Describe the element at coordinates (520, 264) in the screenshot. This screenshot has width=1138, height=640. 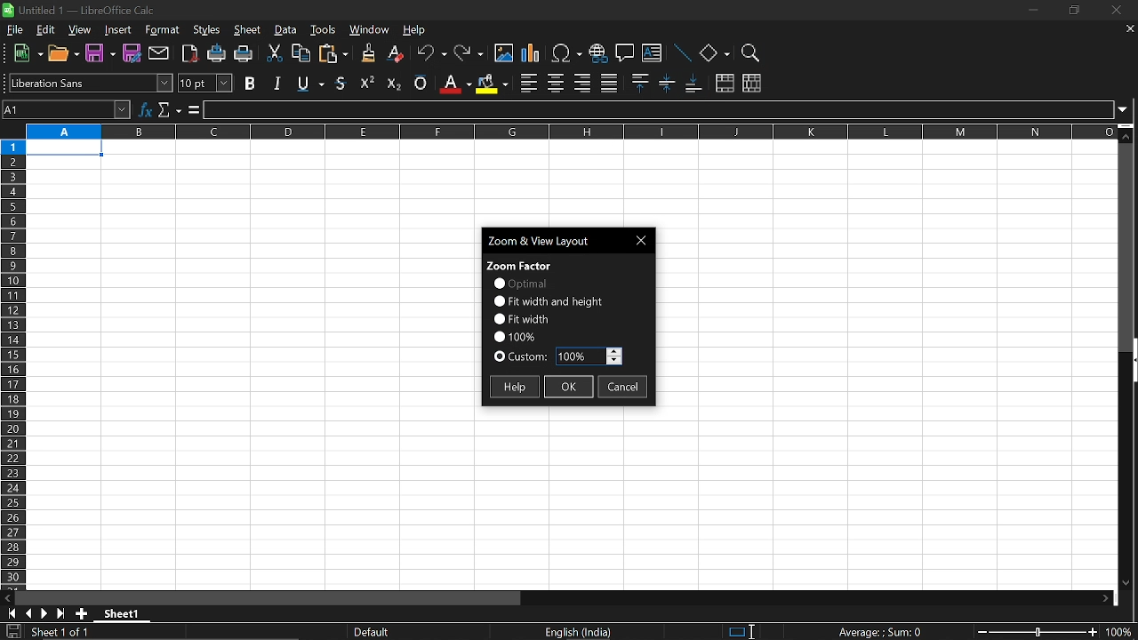
I see `zoom factor` at that location.